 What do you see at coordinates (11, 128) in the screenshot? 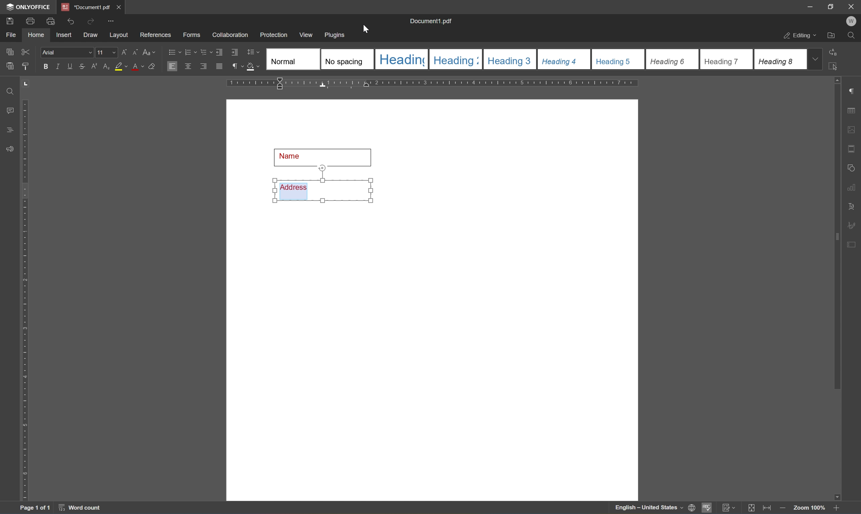
I see `headings` at bounding box center [11, 128].